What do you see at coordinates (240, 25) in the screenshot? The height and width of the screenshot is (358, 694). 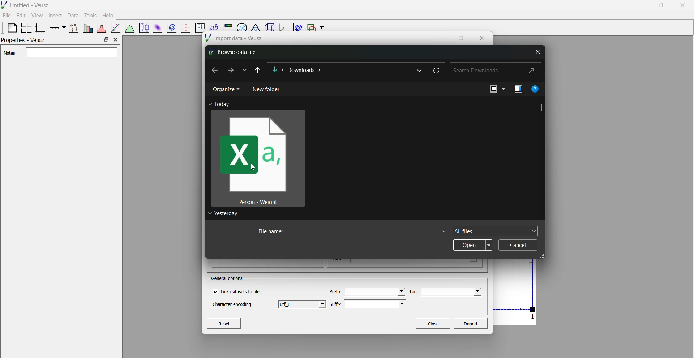 I see `polar graph` at bounding box center [240, 25].